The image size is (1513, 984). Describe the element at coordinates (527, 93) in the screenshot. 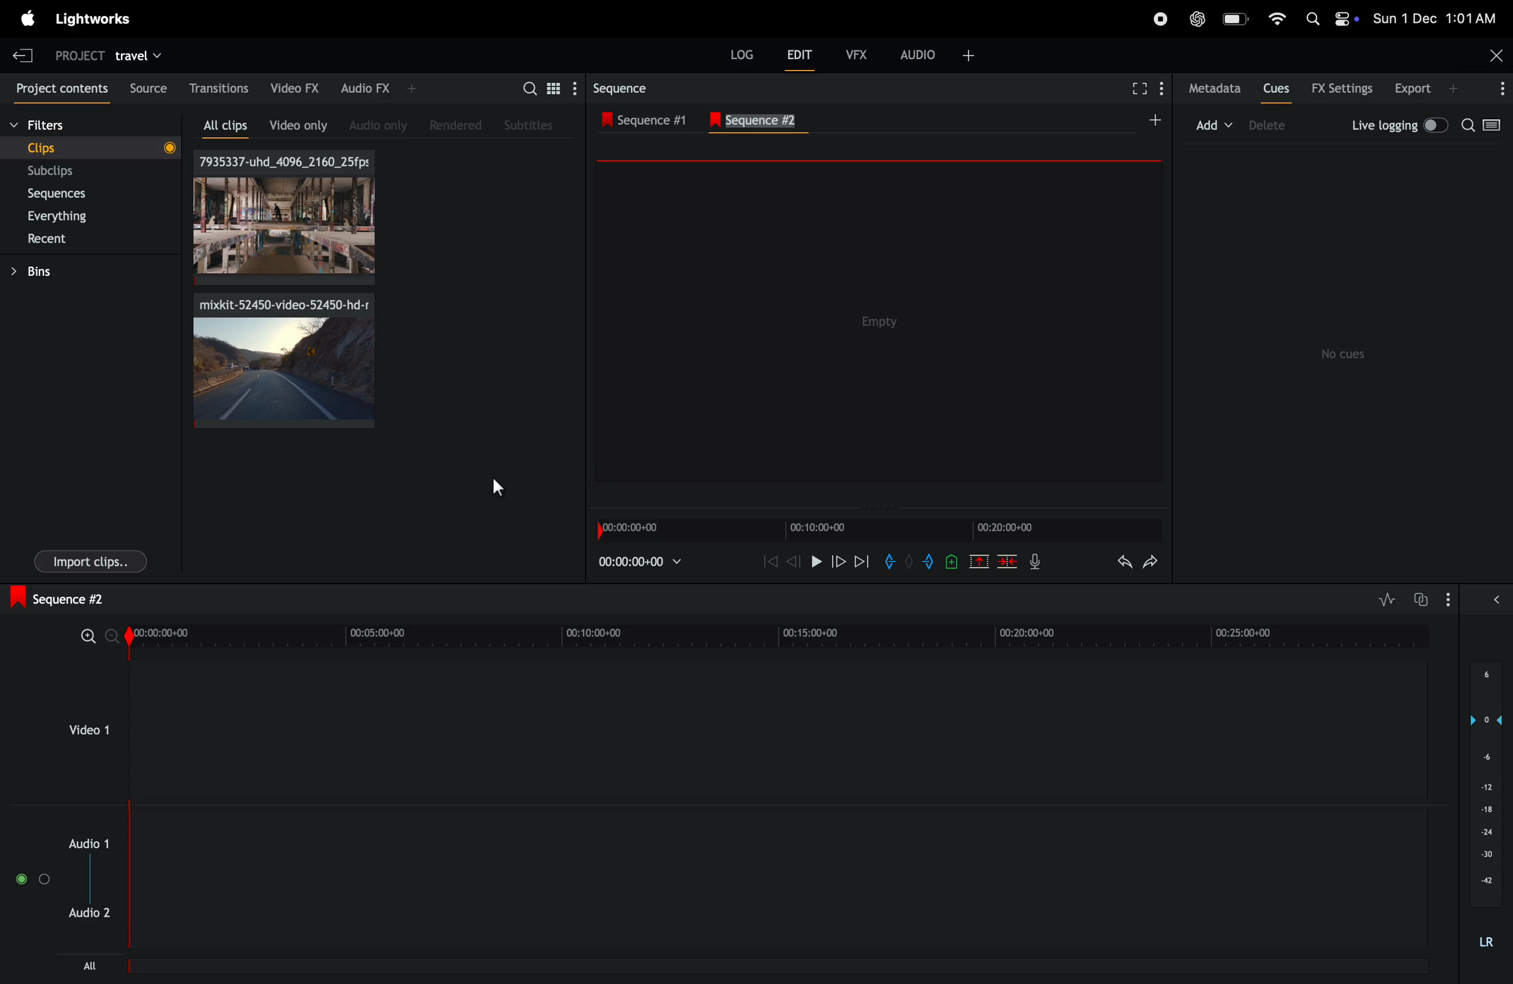

I see `search for assets bins` at that location.